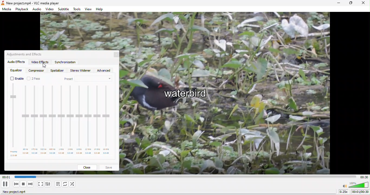 This screenshot has width=370, height=195. What do you see at coordinates (49, 184) in the screenshot?
I see `show extended settings` at bounding box center [49, 184].